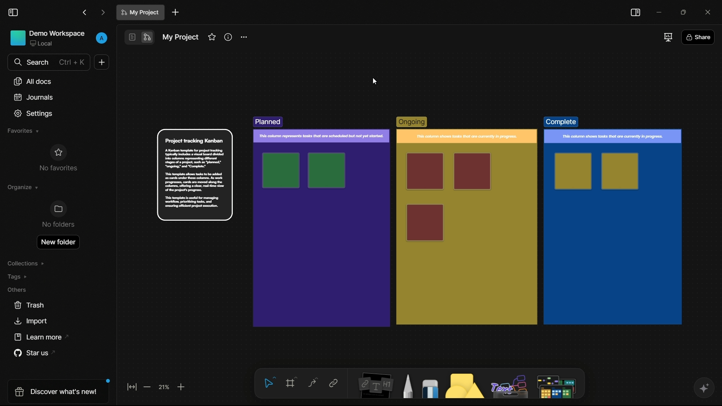 Image resolution: width=722 pixels, height=406 pixels. Describe the element at coordinates (635, 12) in the screenshot. I see `toggle sidebar` at that location.